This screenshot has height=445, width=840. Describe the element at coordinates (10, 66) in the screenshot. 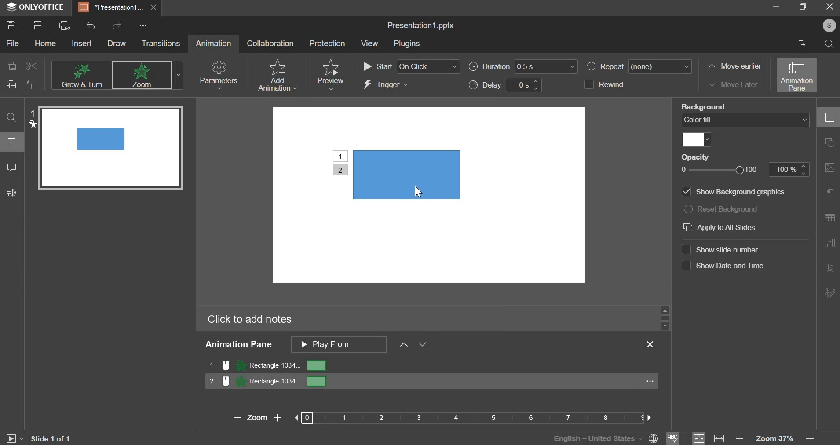

I see `copy` at that location.